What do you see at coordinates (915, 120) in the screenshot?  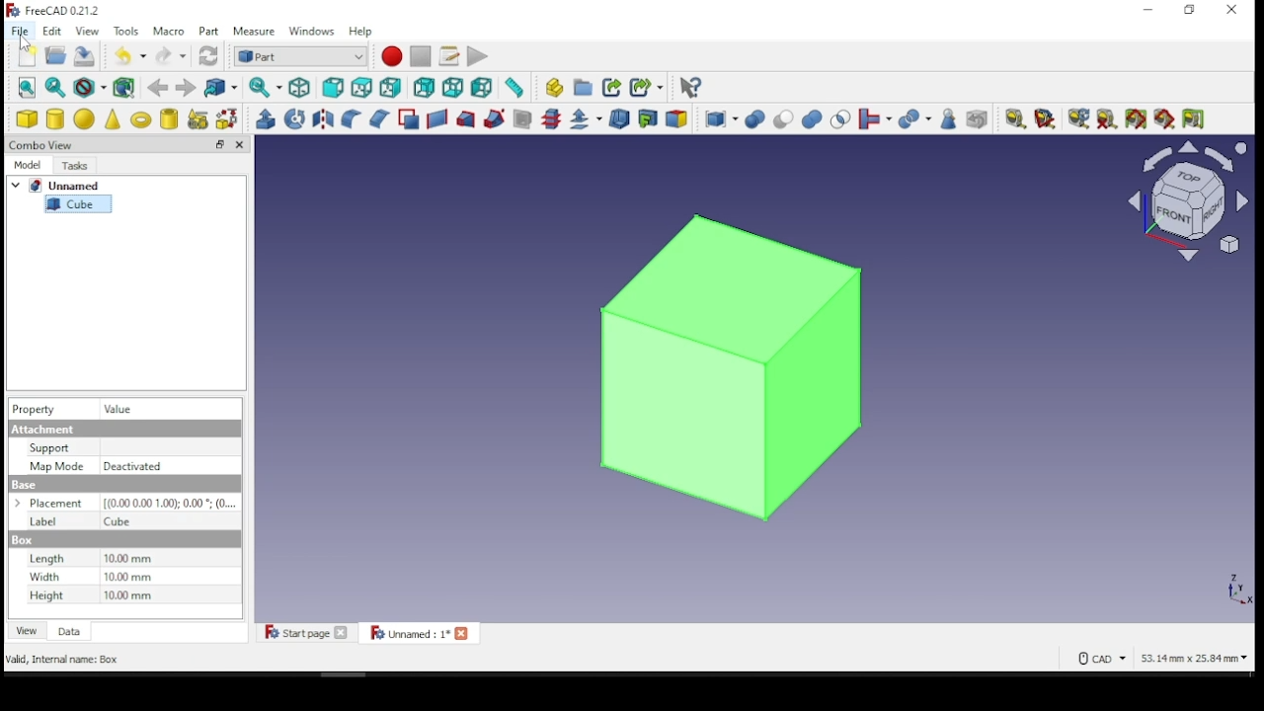 I see `split objects` at bounding box center [915, 120].